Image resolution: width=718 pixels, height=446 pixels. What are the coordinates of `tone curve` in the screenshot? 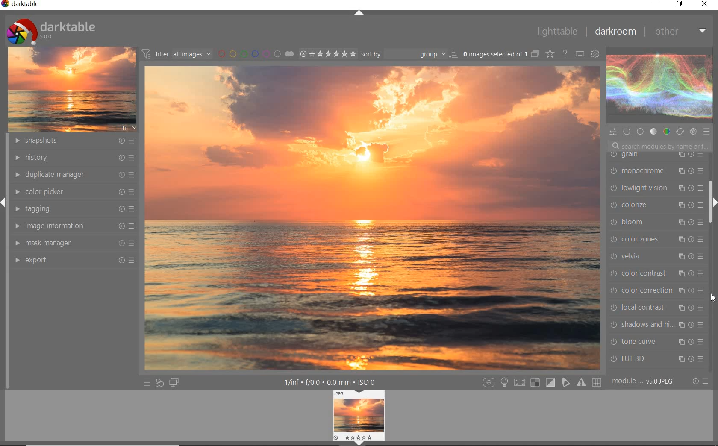 It's located at (657, 342).